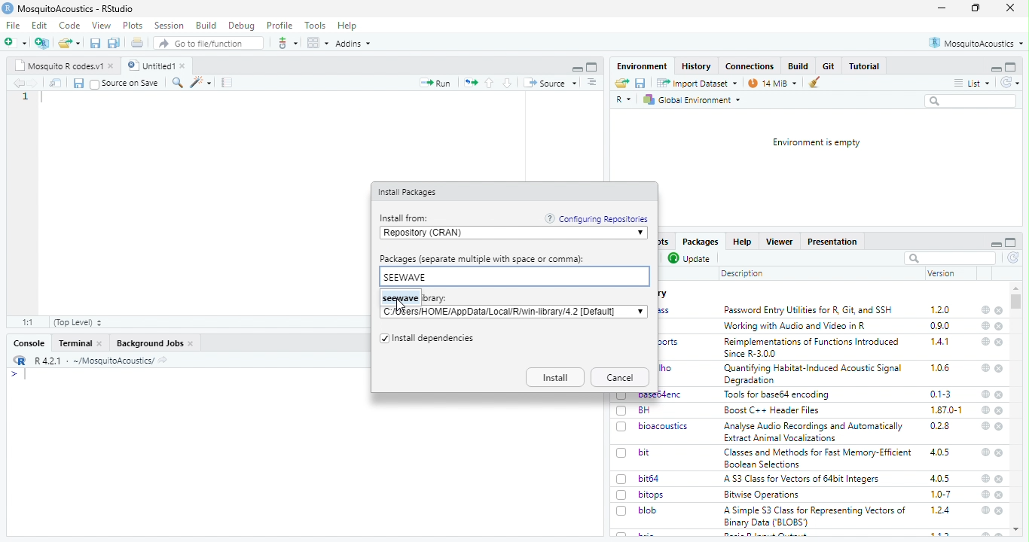 The image size is (1029, 542). Describe the element at coordinates (810, 83) in the screenshot. I see `clean` at that location.